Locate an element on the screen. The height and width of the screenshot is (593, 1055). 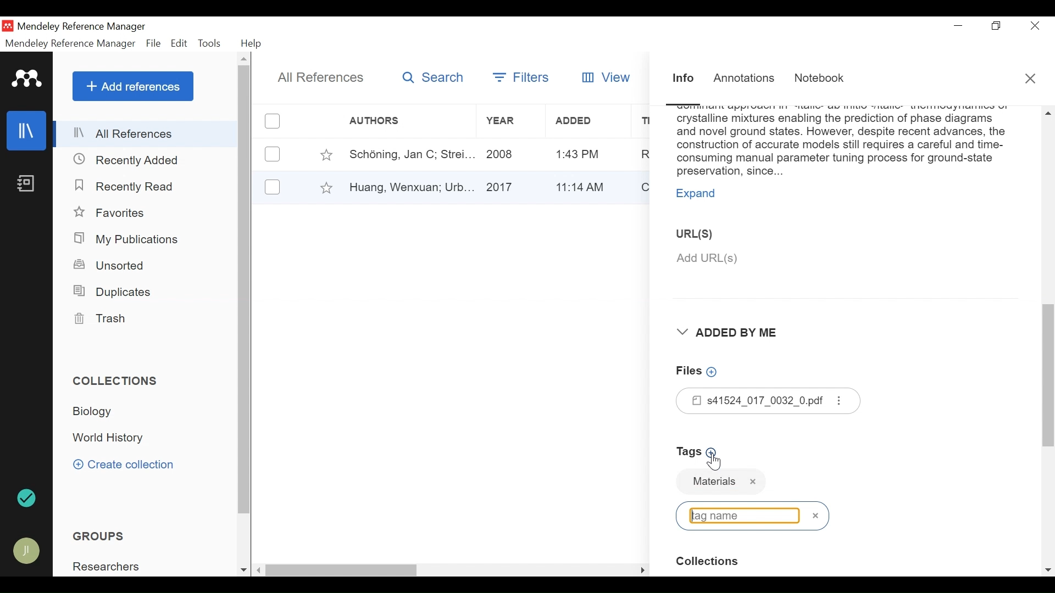
Help is located at coordinates (252, 44).